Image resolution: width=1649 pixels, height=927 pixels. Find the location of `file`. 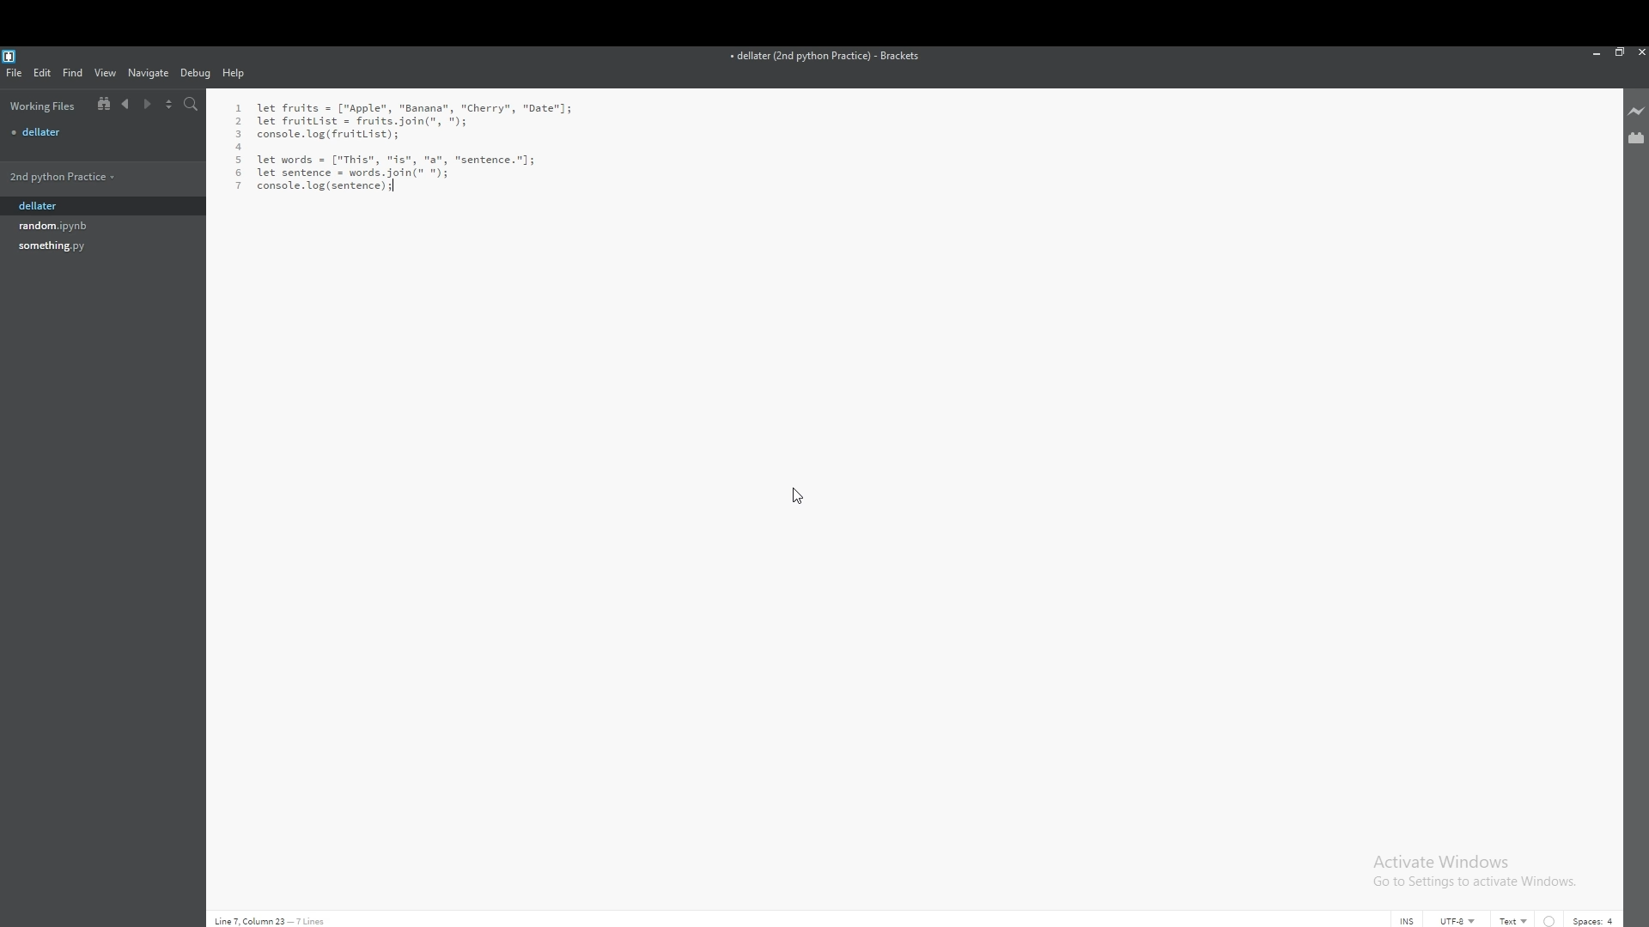

file is located at coordinates (101, 131).